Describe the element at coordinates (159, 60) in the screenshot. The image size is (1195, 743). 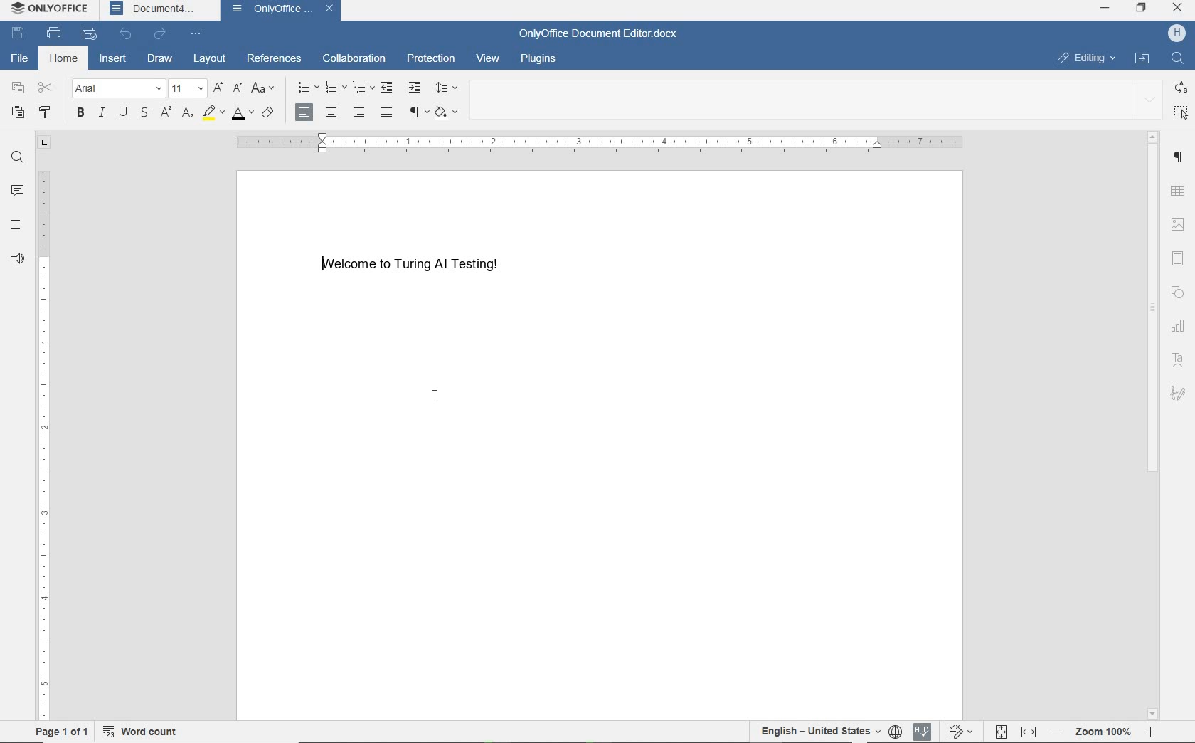
I see `draw` at that location.